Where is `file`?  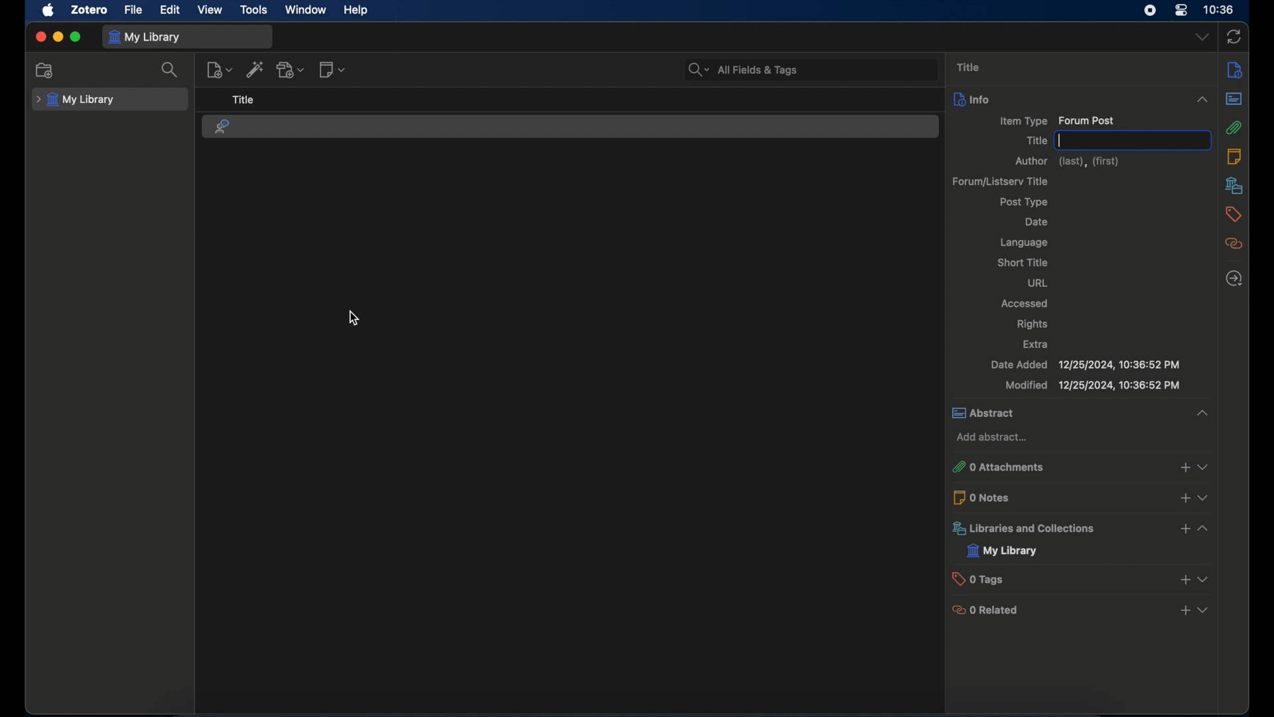 file is located at coordinates (134, 10).